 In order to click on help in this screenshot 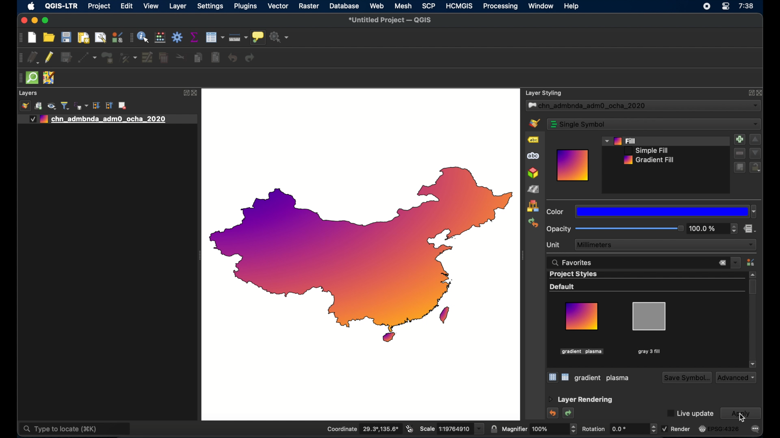, I will do `click(571, 6)`.